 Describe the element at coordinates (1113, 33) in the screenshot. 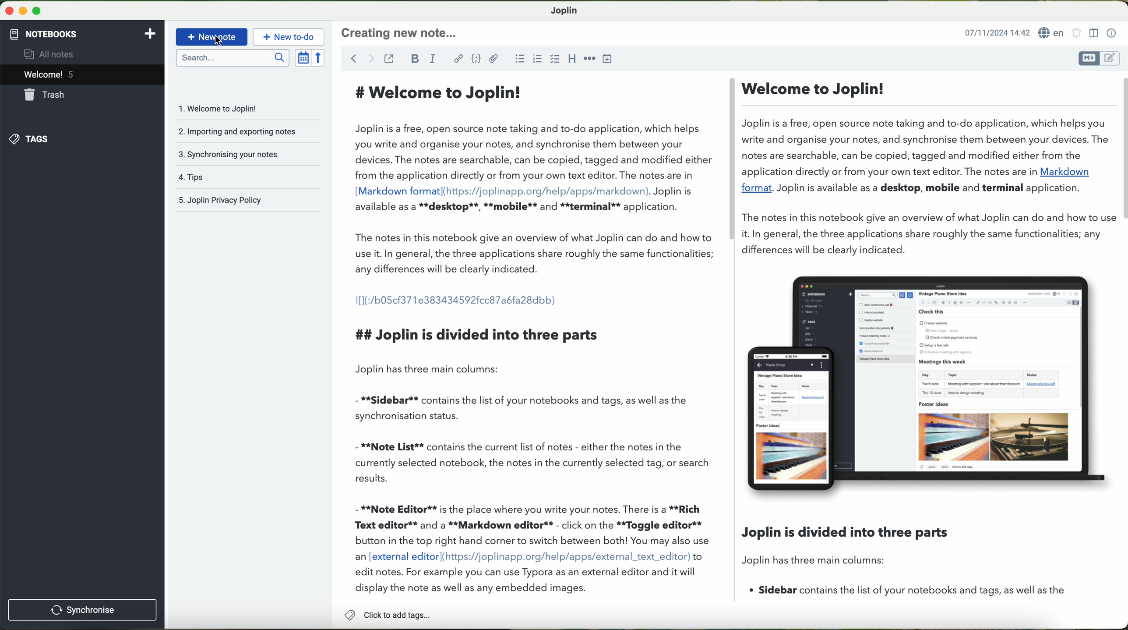

I see `note properties` at that location.